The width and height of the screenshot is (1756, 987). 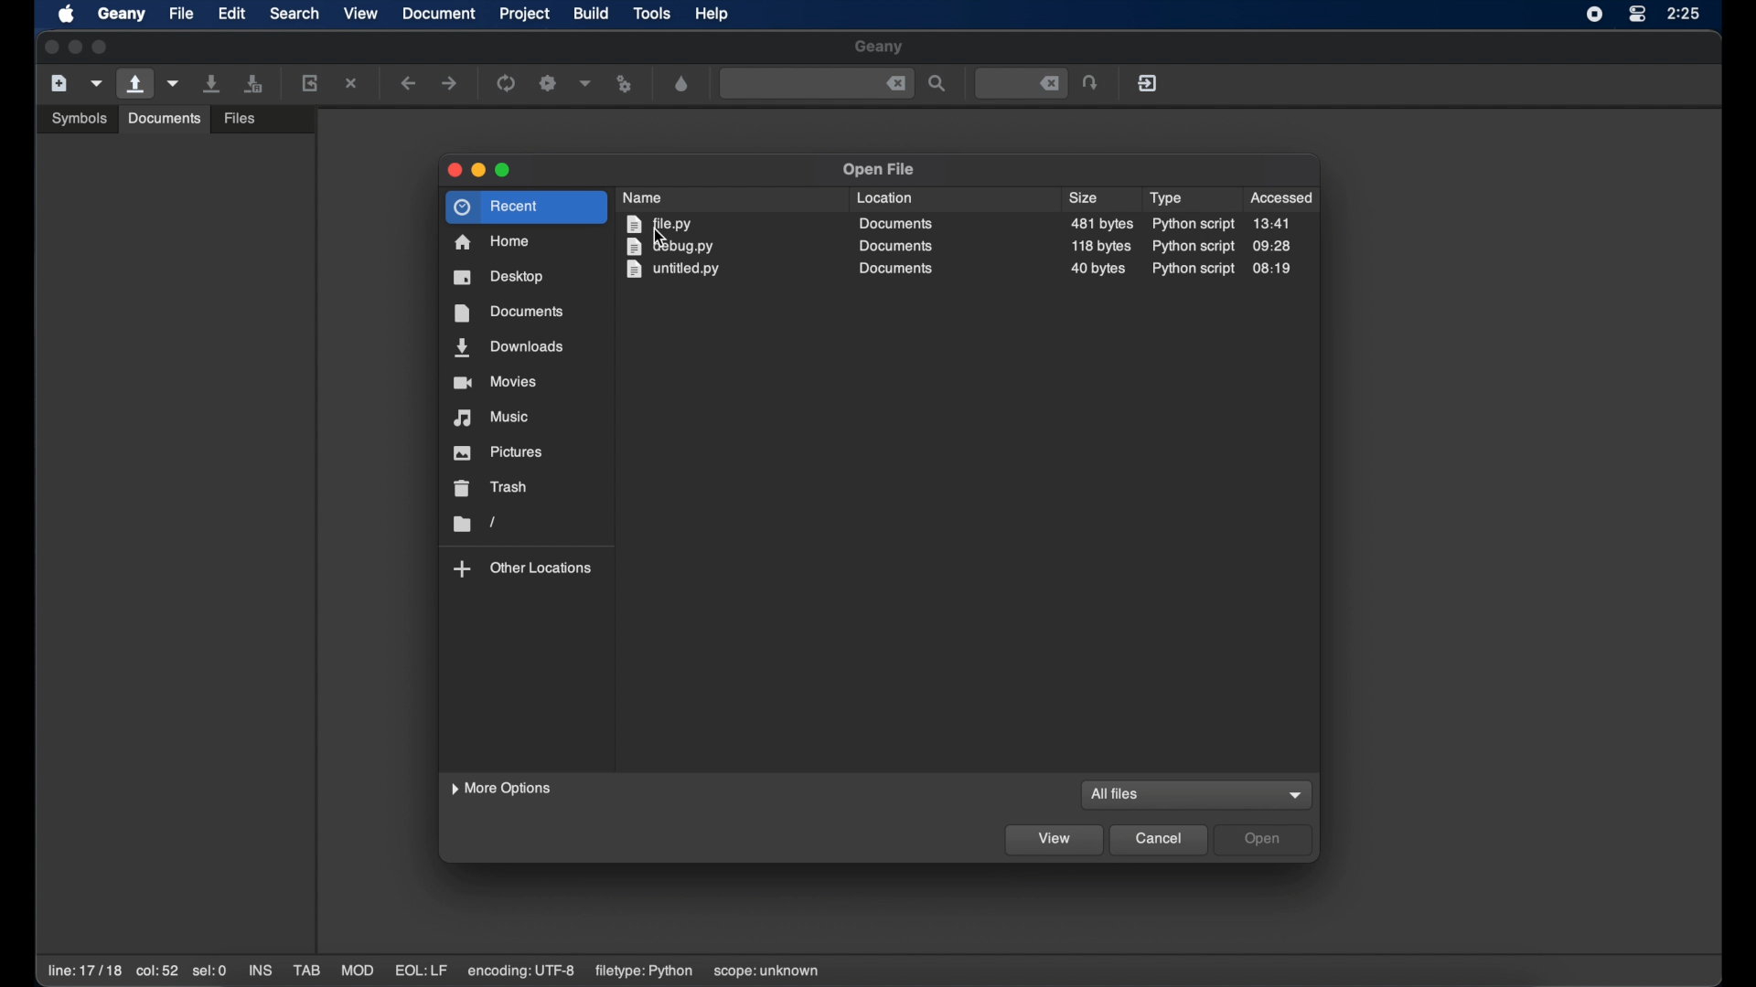 I want to click on help, so click(x=712, y=14).